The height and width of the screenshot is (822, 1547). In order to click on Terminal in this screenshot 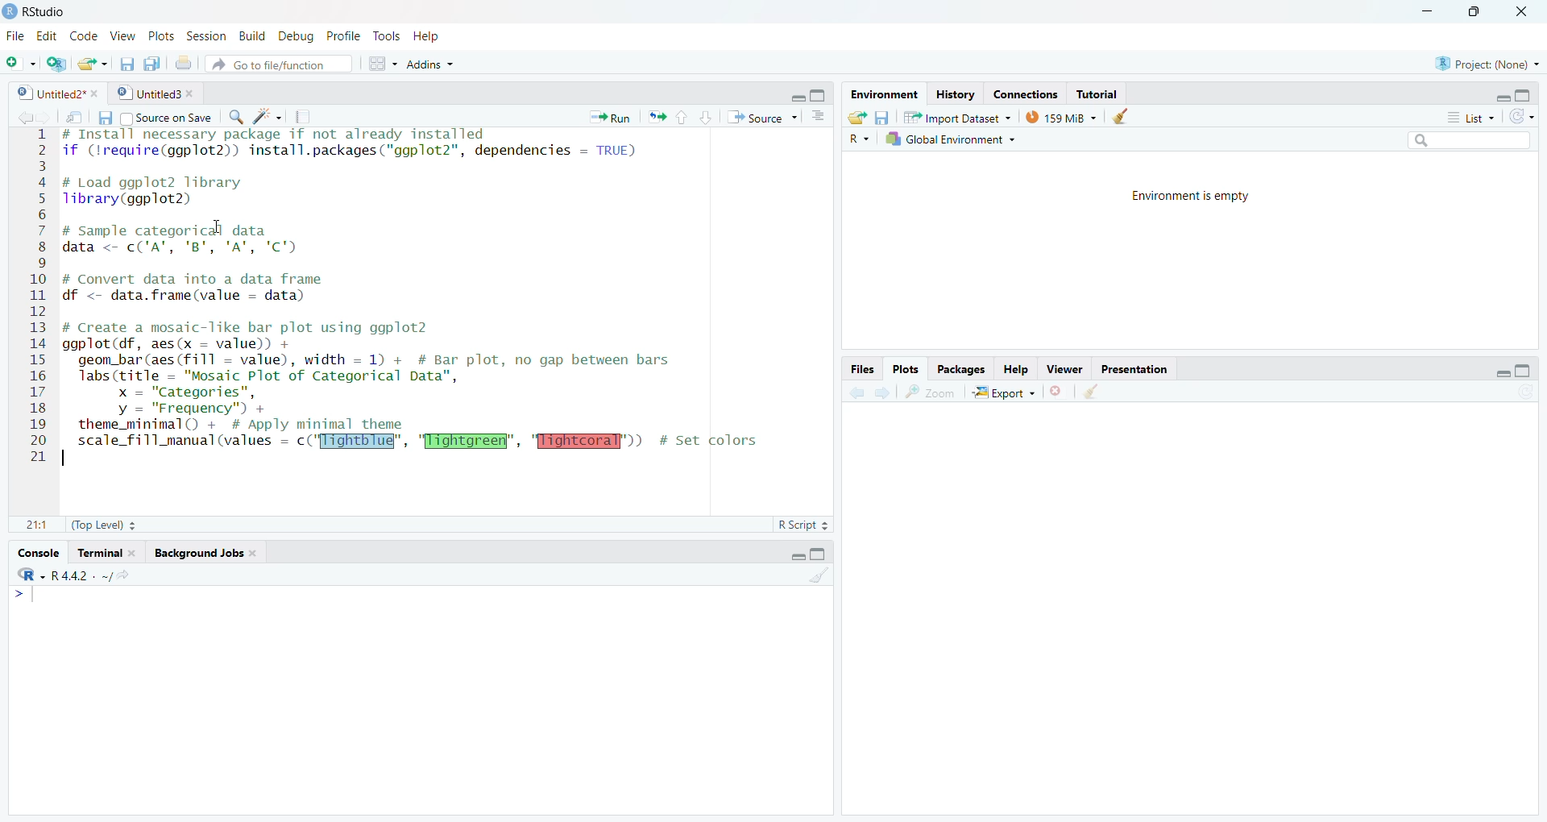, I will do `click(106, 553)`.